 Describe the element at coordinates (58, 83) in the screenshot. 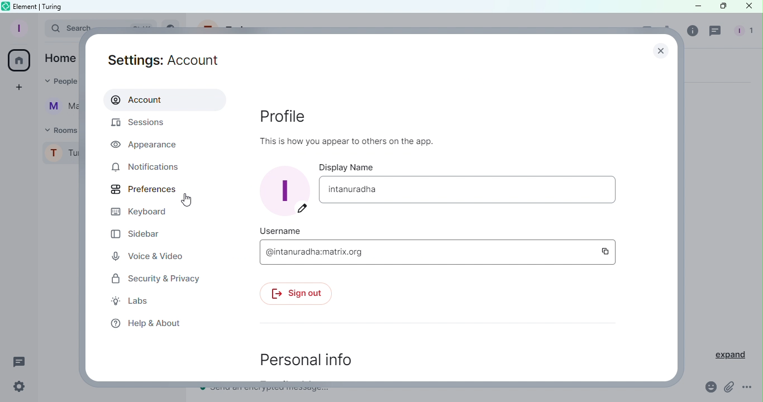

I see `People` at that location.